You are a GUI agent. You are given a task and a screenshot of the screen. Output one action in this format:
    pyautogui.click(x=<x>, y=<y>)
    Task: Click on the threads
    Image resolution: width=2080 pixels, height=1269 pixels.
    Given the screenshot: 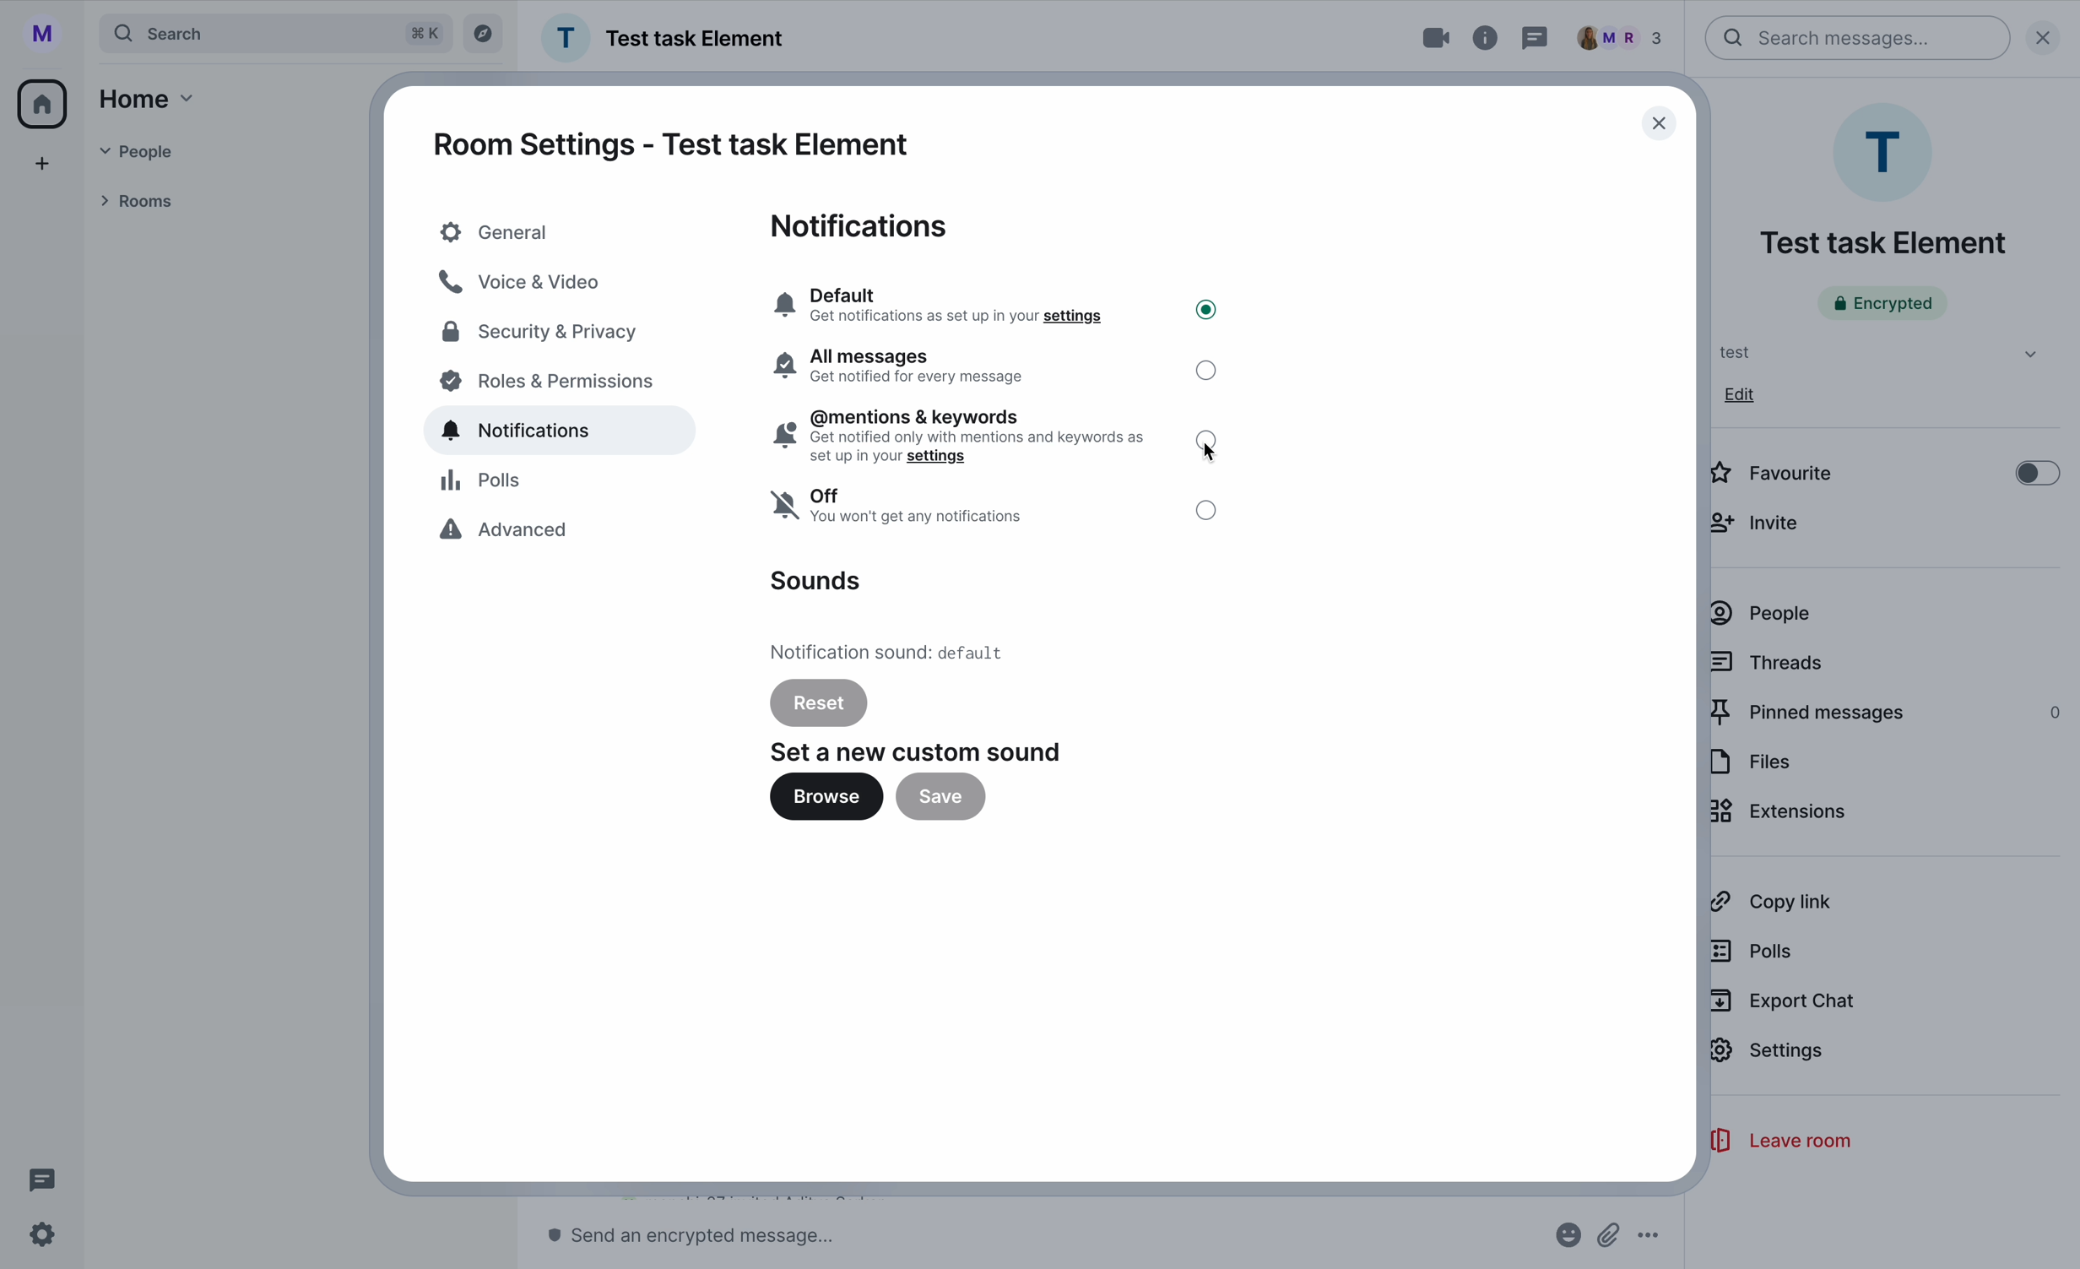 What is the action you would take?
    pyautogui.click(x=37, y=1179)
    